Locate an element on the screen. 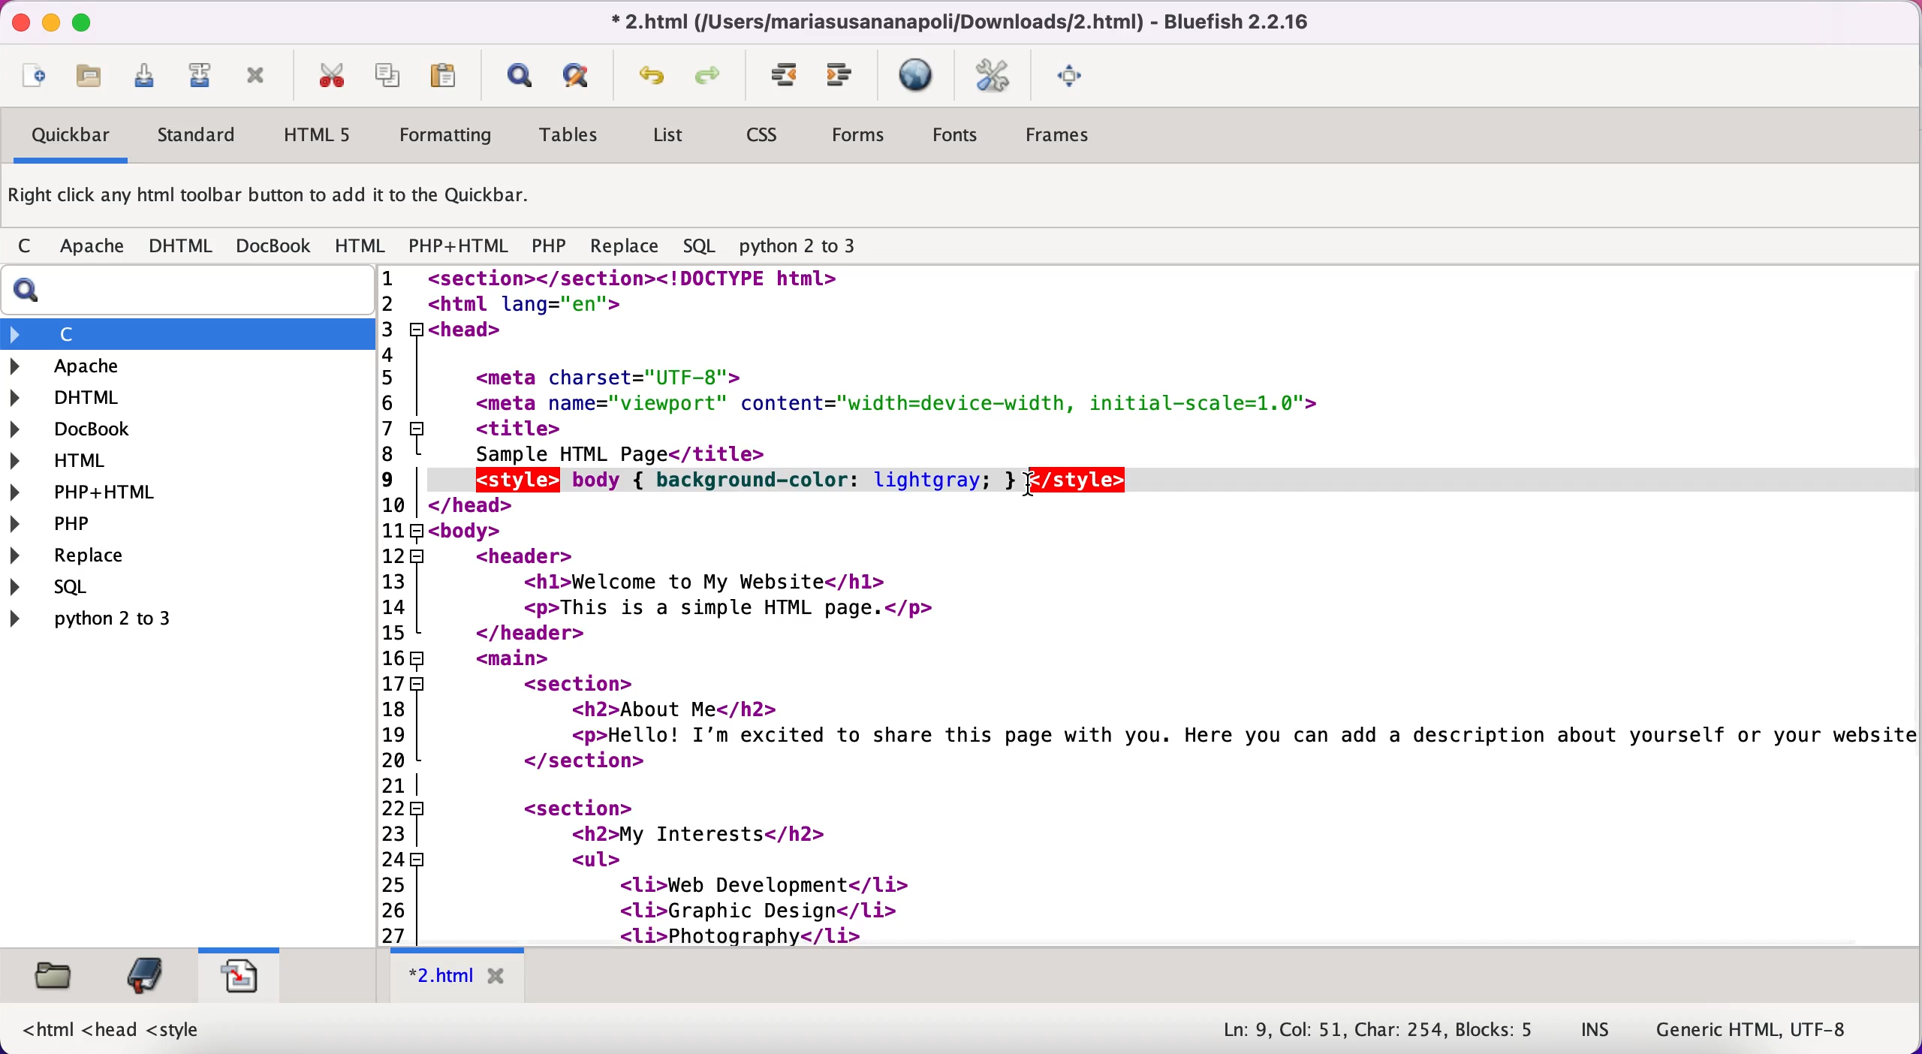  save current file is located at coordinates (150, 81).